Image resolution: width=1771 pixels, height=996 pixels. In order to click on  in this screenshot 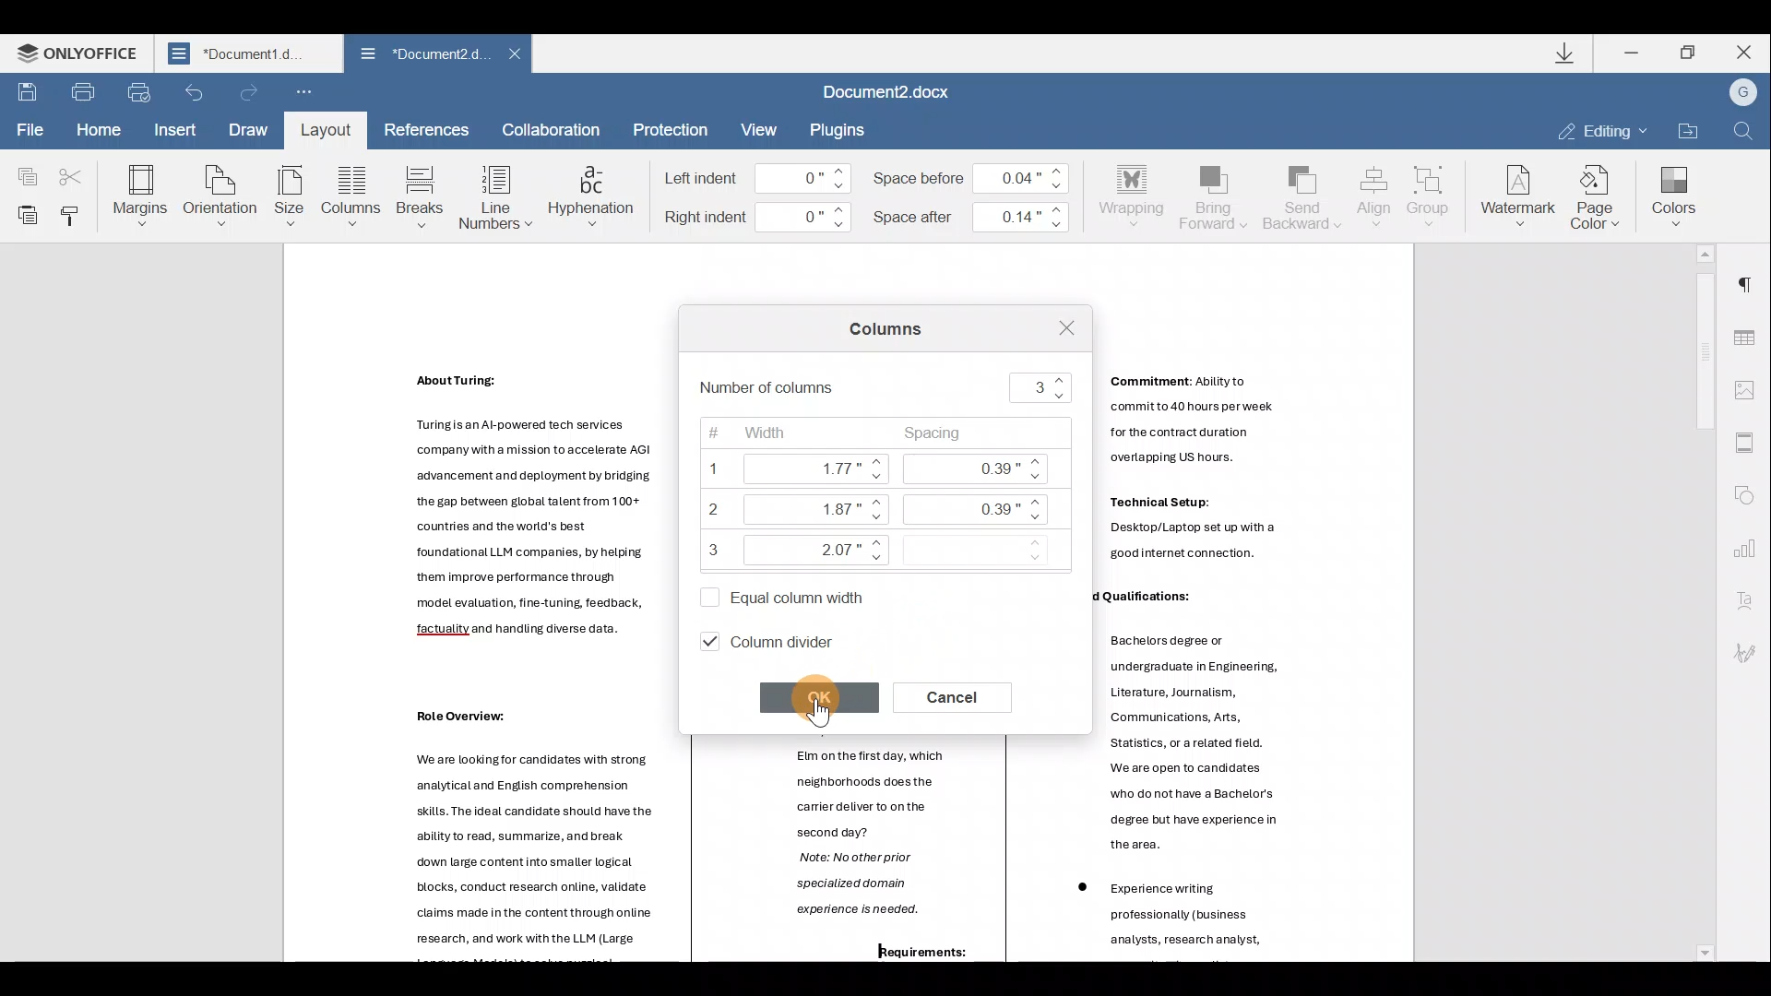, I will do `click(1133, 596)`.